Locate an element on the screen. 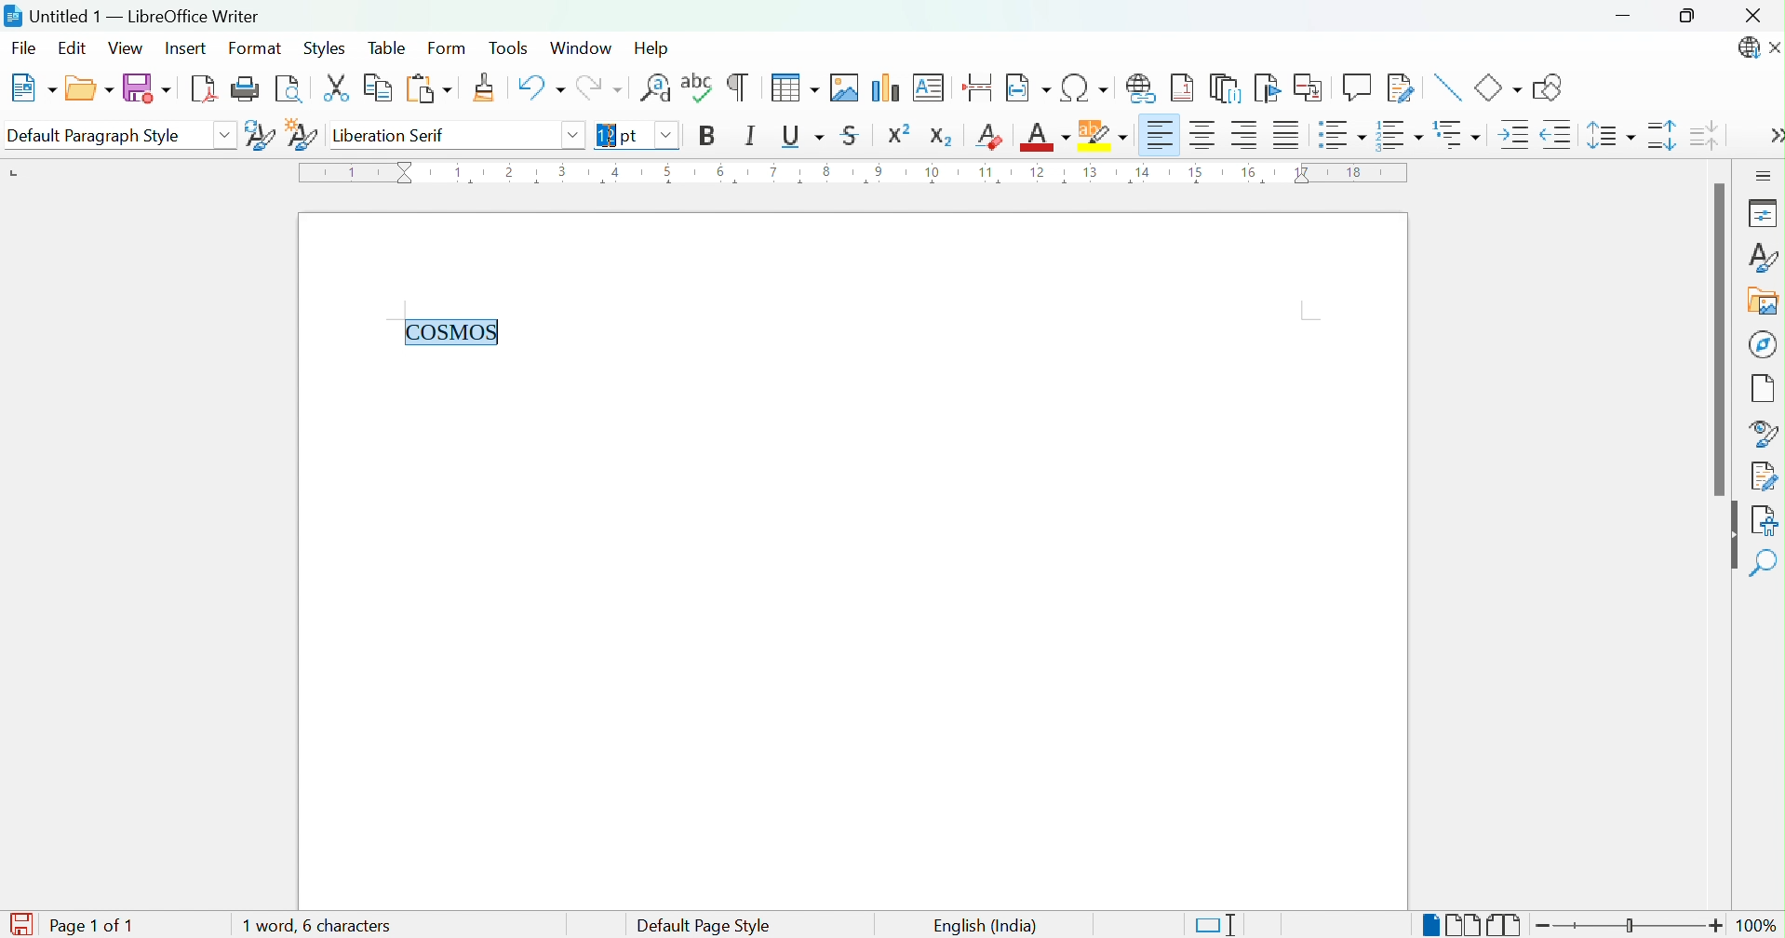 The width and height of the screenshot is (1785, 938). Help is located at coordinates (654, 47).